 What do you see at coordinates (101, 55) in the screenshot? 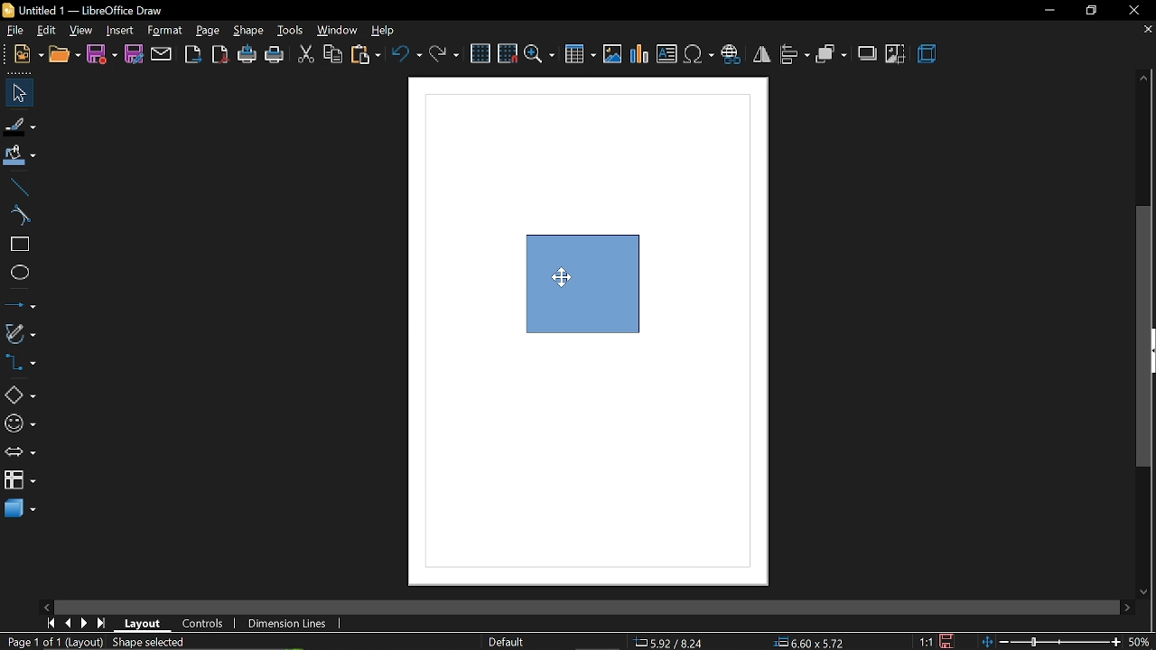
I see `save` at bounding box center [101, 55].